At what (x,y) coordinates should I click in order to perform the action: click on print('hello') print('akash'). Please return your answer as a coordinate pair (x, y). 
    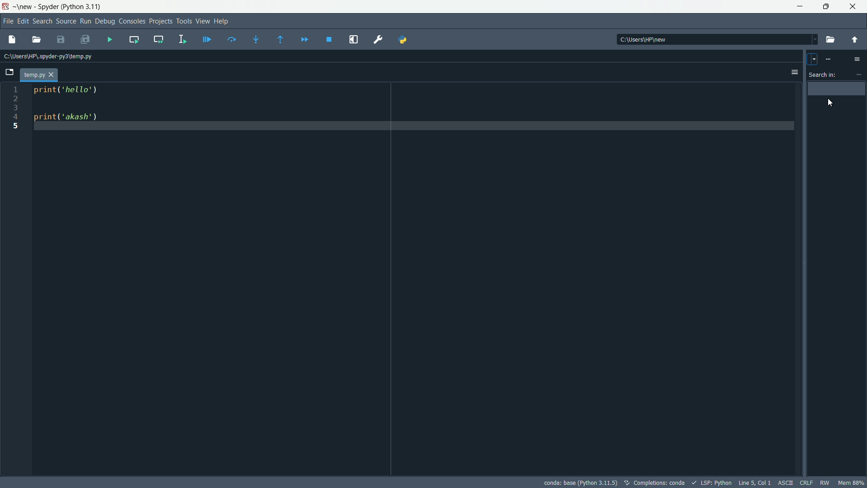
    Looking at the image, I should click on (411, 110).